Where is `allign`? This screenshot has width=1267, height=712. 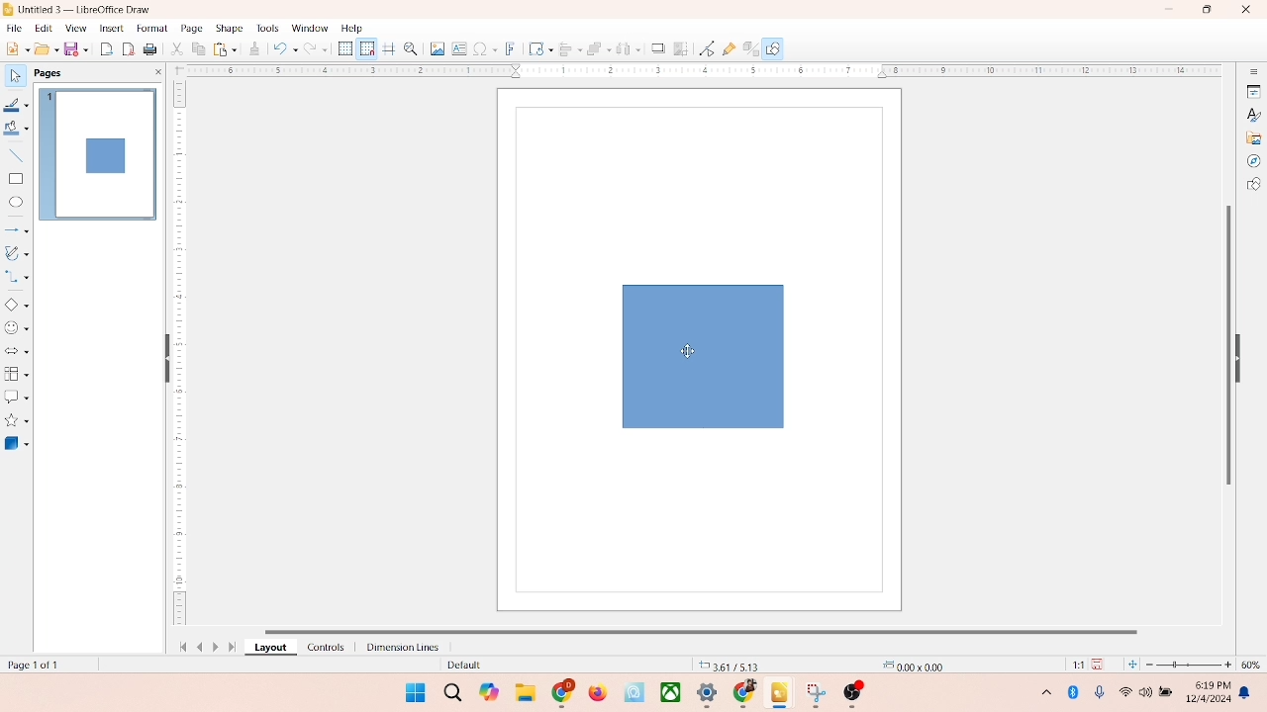
allign is located at coordinates (566, 46).